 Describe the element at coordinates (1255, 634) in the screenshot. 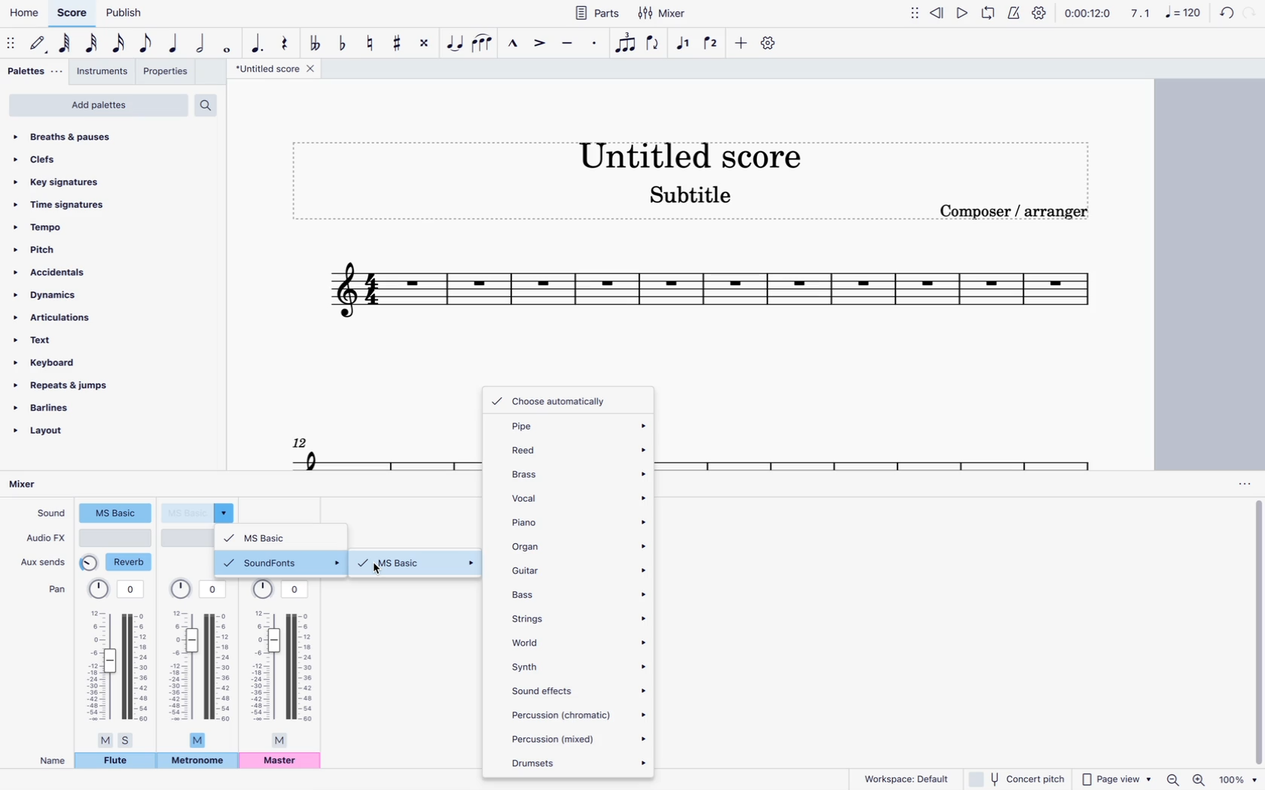

I see `vertical scrollbar` at that location.